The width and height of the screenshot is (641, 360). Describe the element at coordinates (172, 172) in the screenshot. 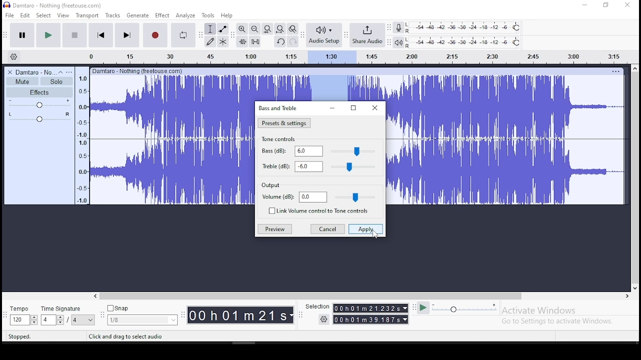

I see `audio track` at that location.